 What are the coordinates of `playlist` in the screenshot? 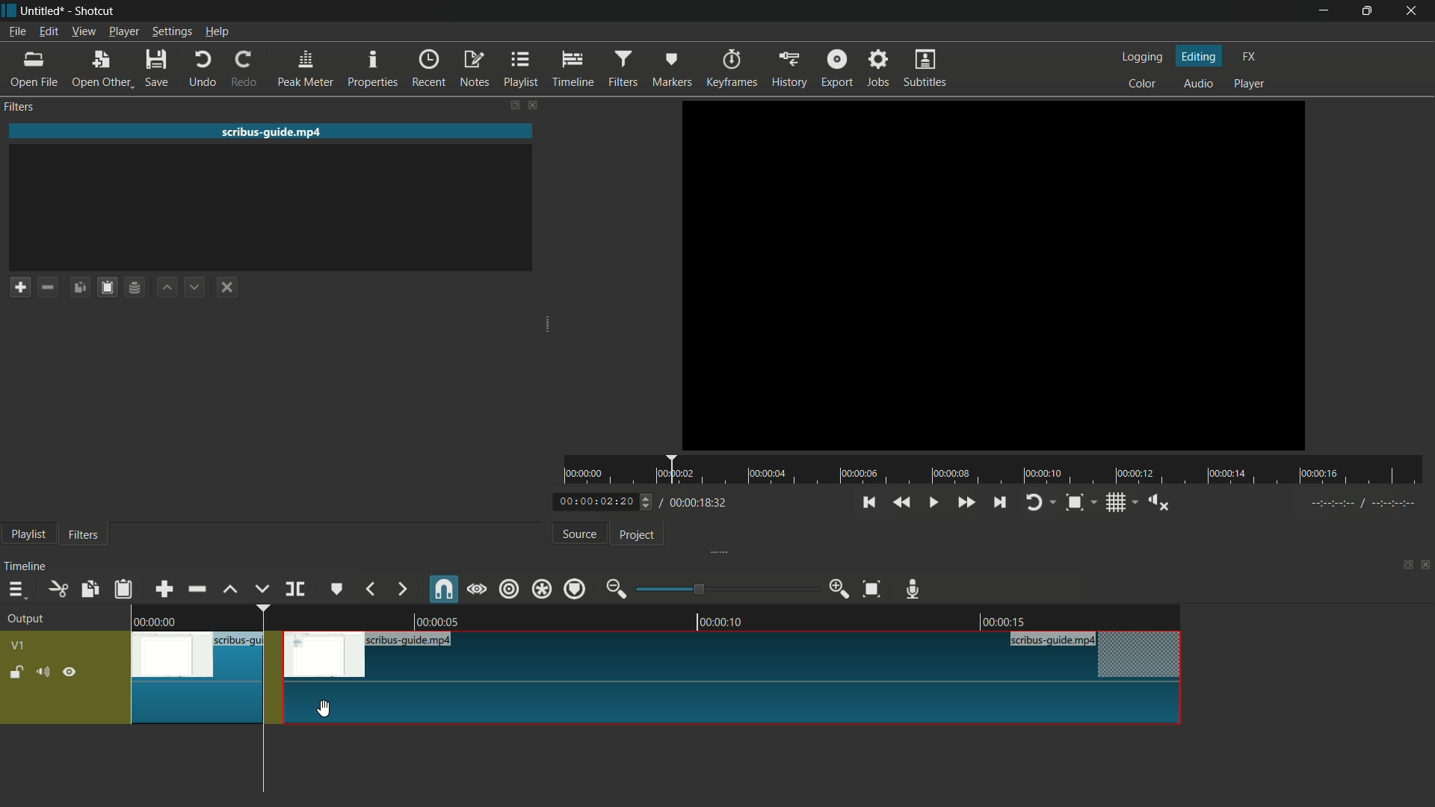 It's located at (523, 68).